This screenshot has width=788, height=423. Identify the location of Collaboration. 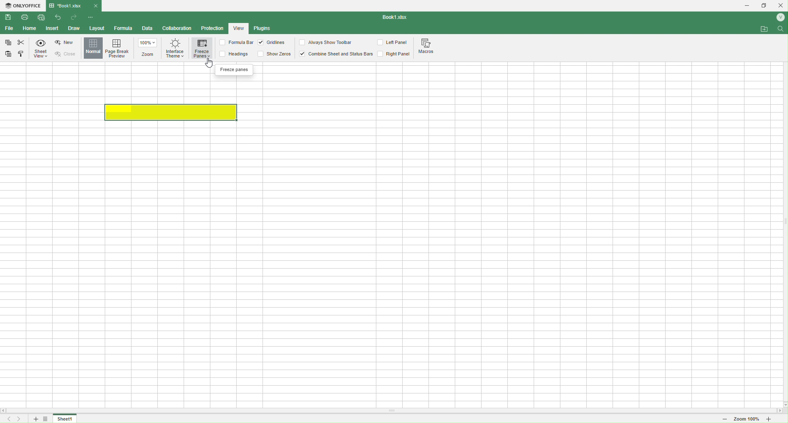
(177, 29).